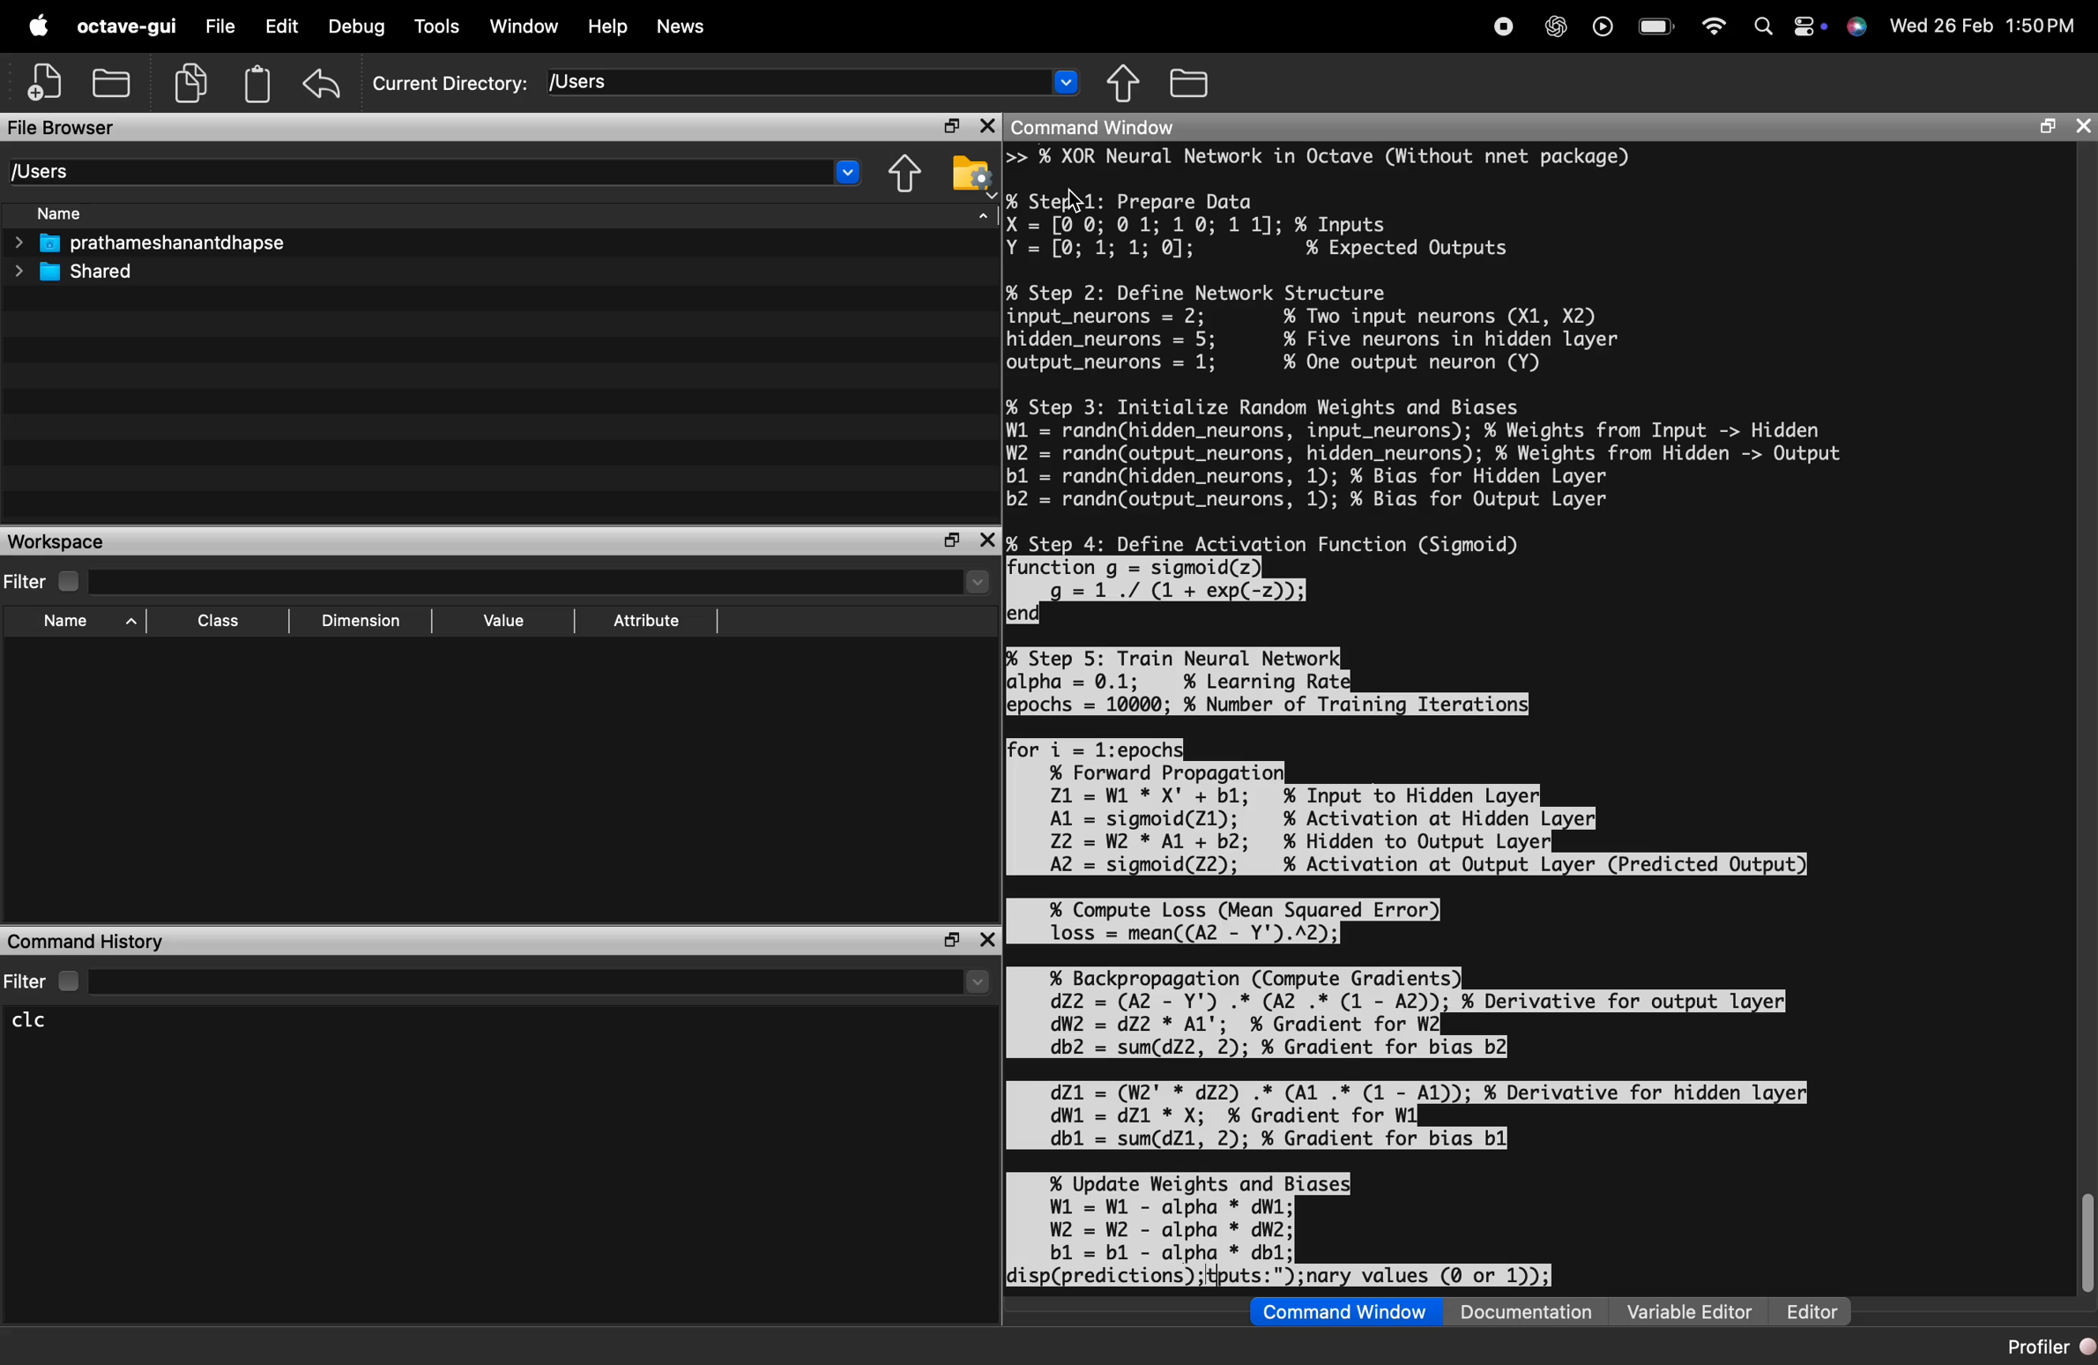 Image resolution: width=2098 pixels, height=1365 pixels. What do you see at coordinates (908, 173) in the screenshot?
I see `one directory up` at bounding box center [908, 173].